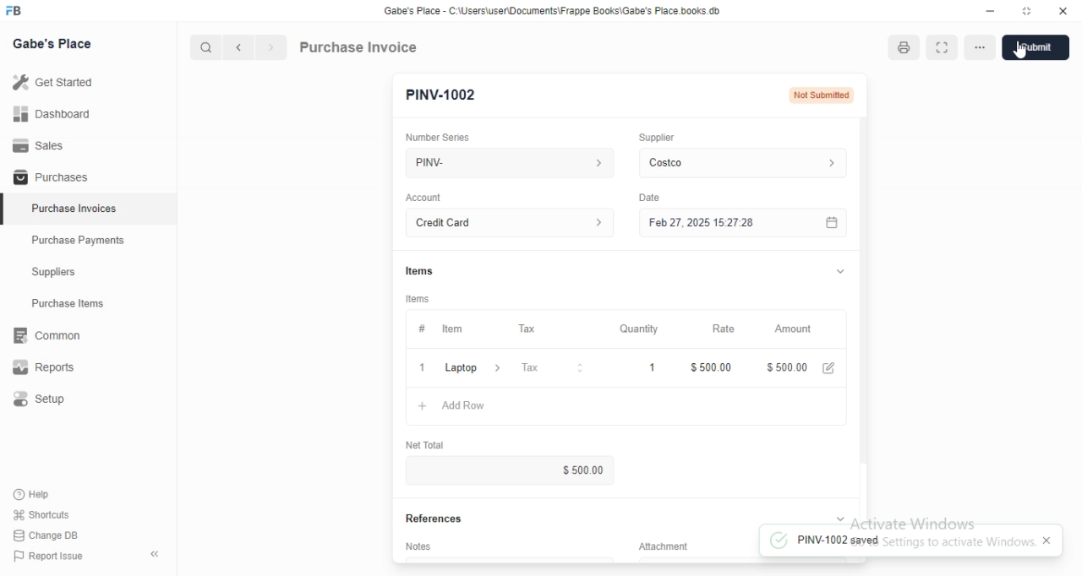 This screenshot has width=1082, height=576. Describe the element at coordinates (943, 47) in the screenshot. I see `Toggle between form and full width` at that location.